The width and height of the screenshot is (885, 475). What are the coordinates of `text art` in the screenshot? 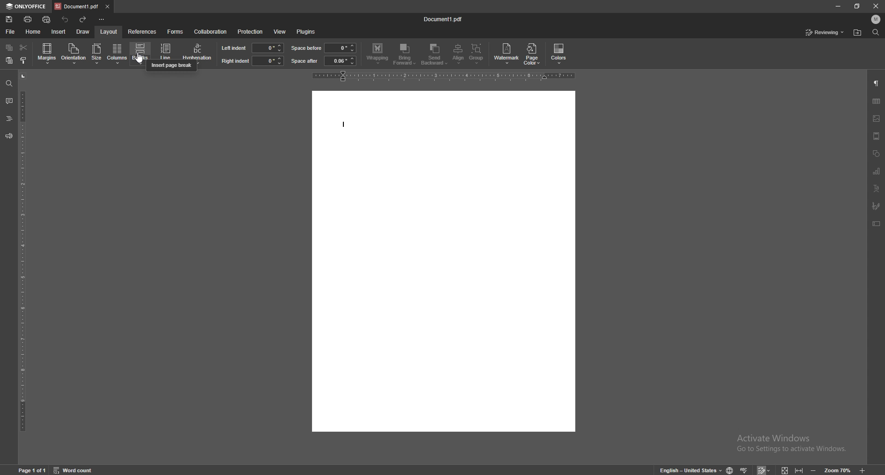 It's located at (875, 189).